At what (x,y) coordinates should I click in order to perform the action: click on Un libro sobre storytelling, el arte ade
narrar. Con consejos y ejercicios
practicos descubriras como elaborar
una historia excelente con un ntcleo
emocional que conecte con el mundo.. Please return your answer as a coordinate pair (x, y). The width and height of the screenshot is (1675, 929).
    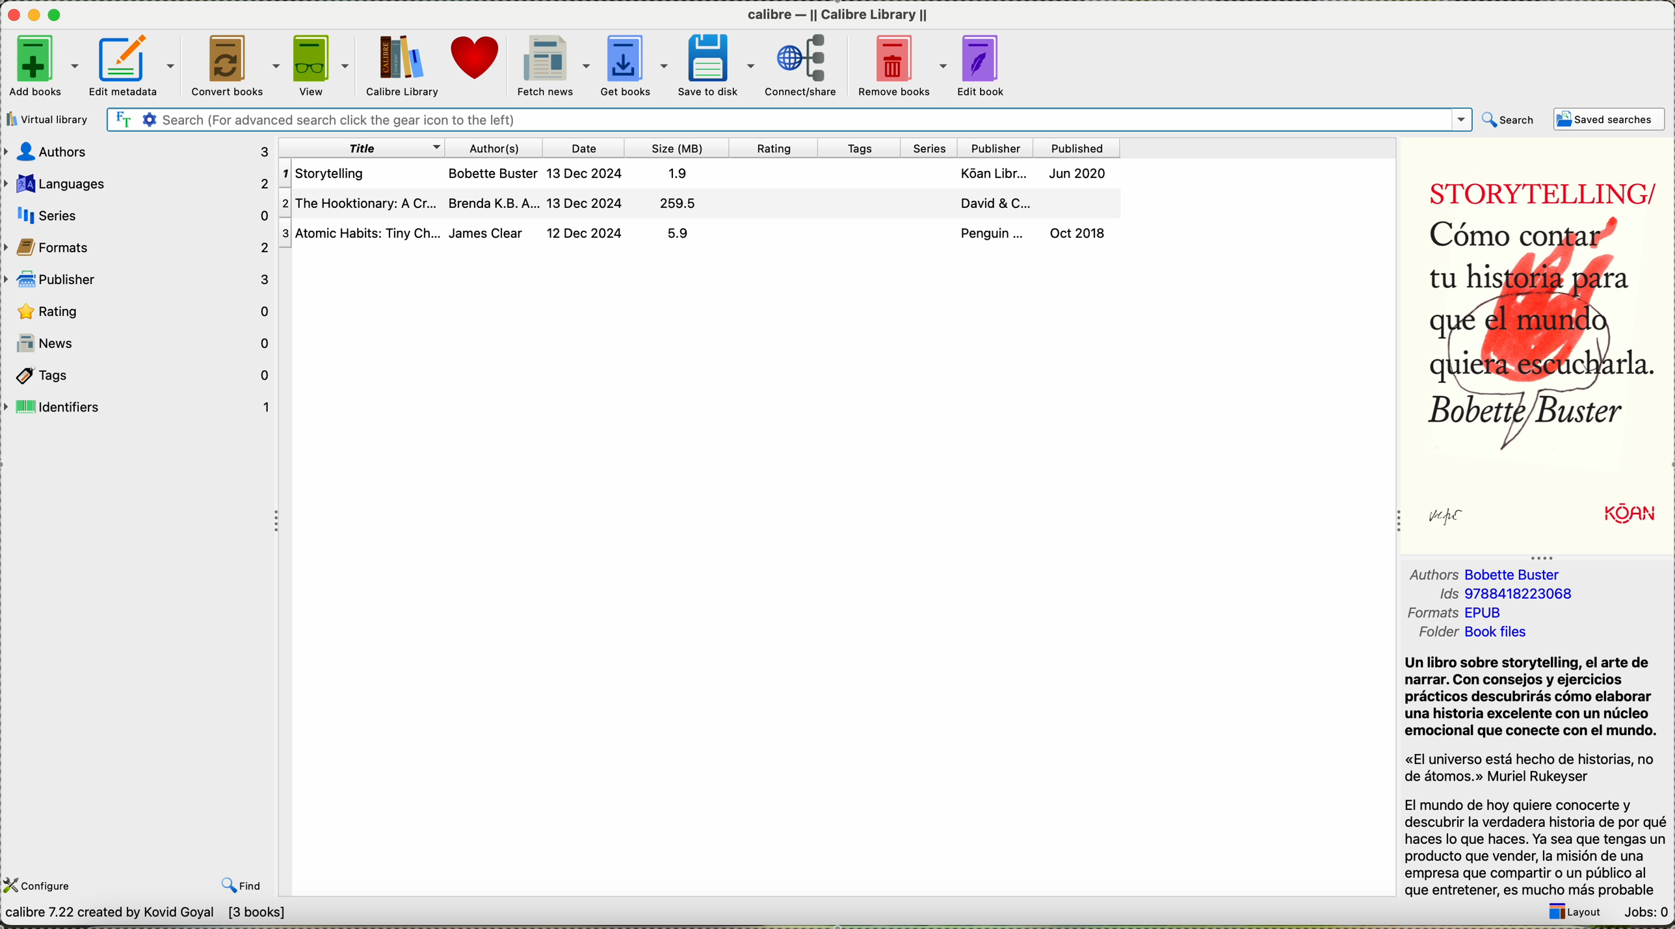
    Looking at the image, I should click on (1531, 698).